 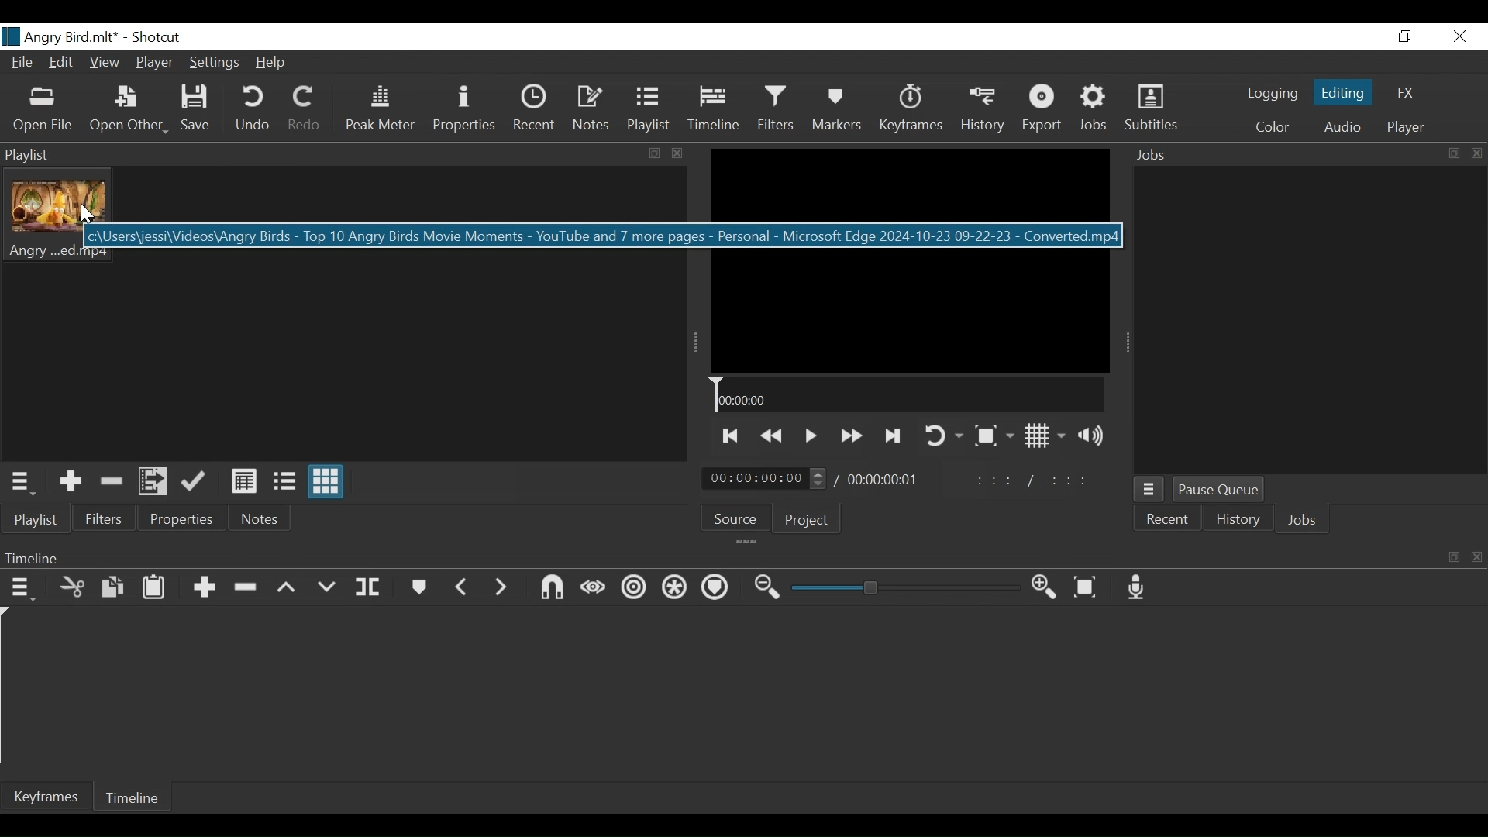 I want to click on Record audio, so click(x=1135, y=587).